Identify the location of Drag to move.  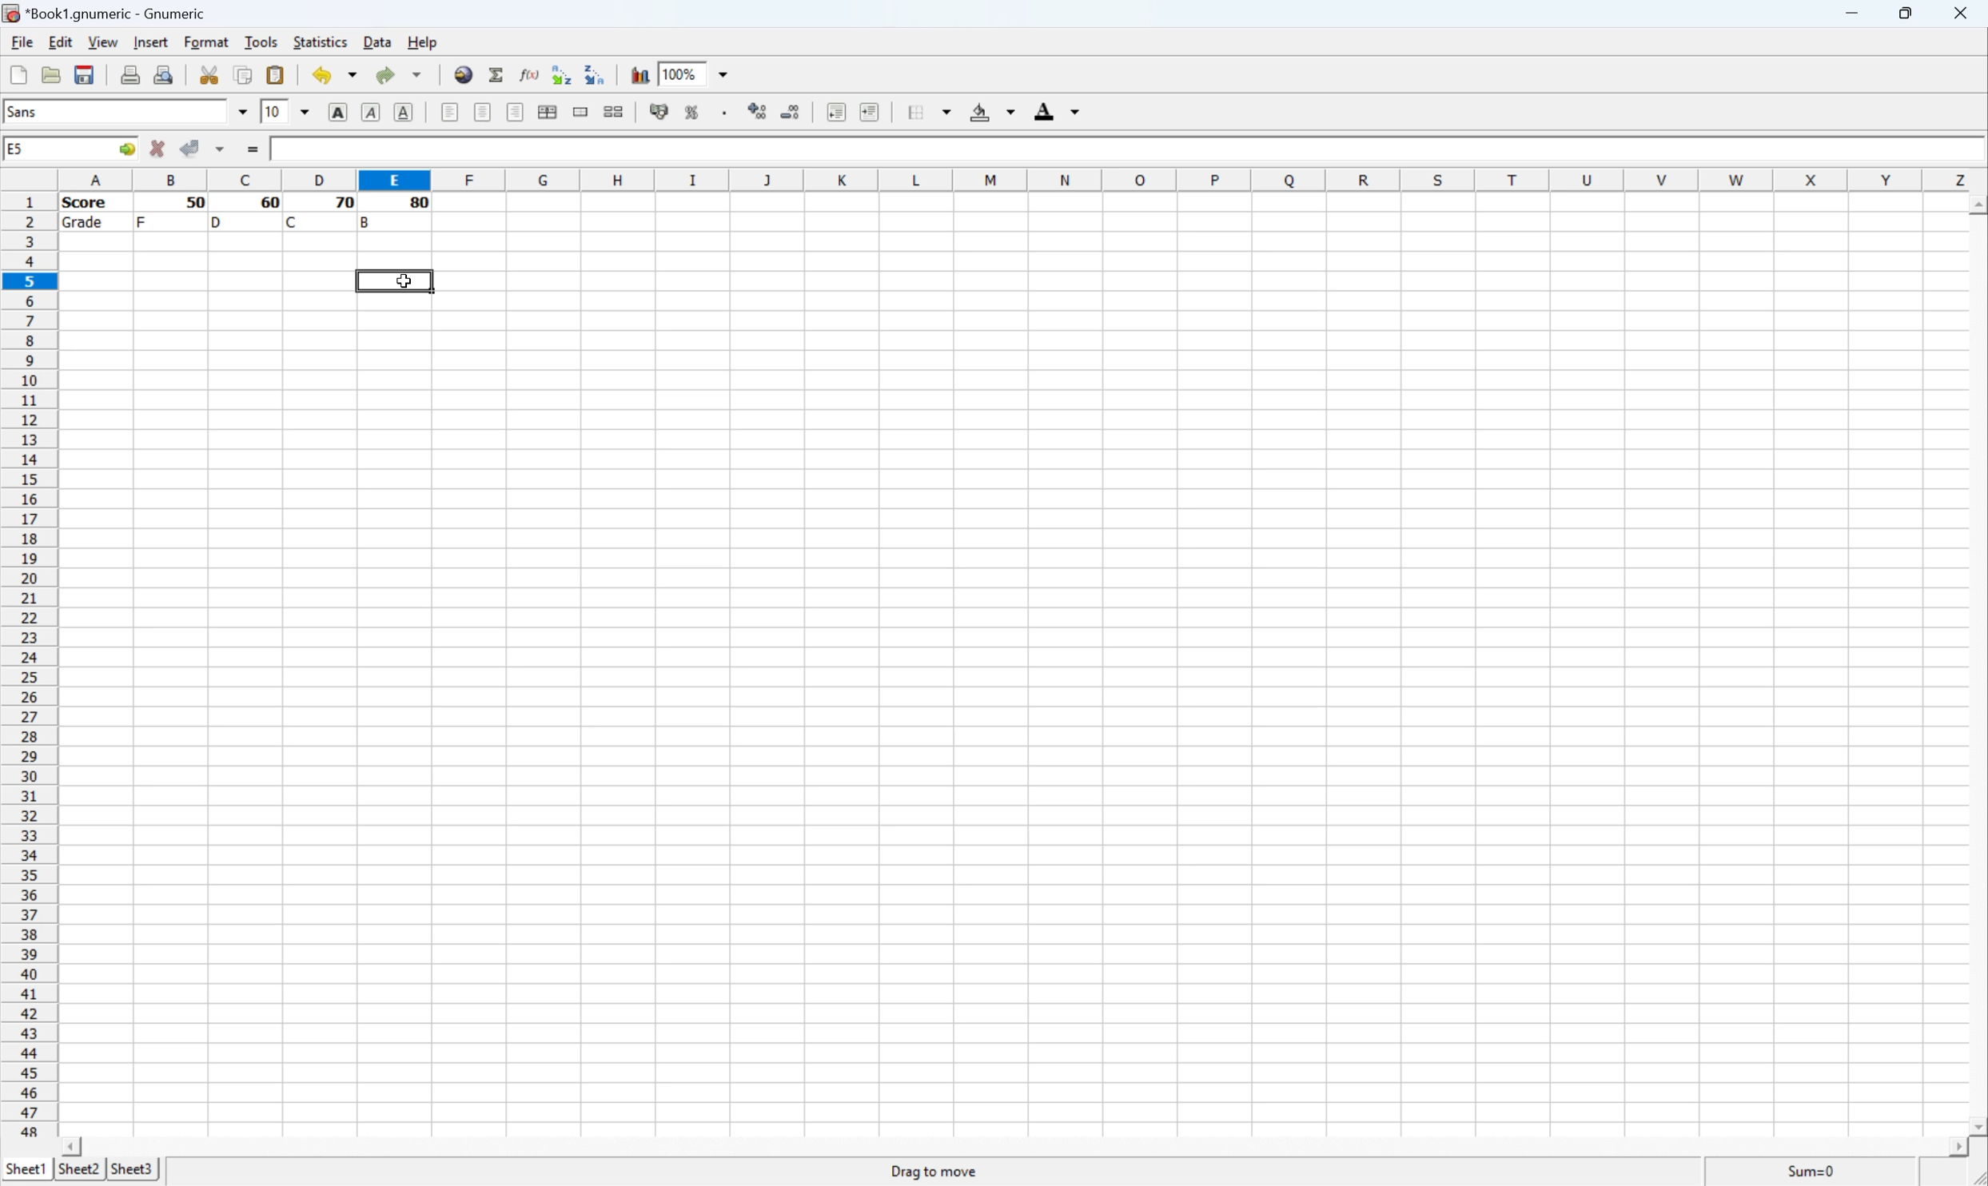
(934, 1173).